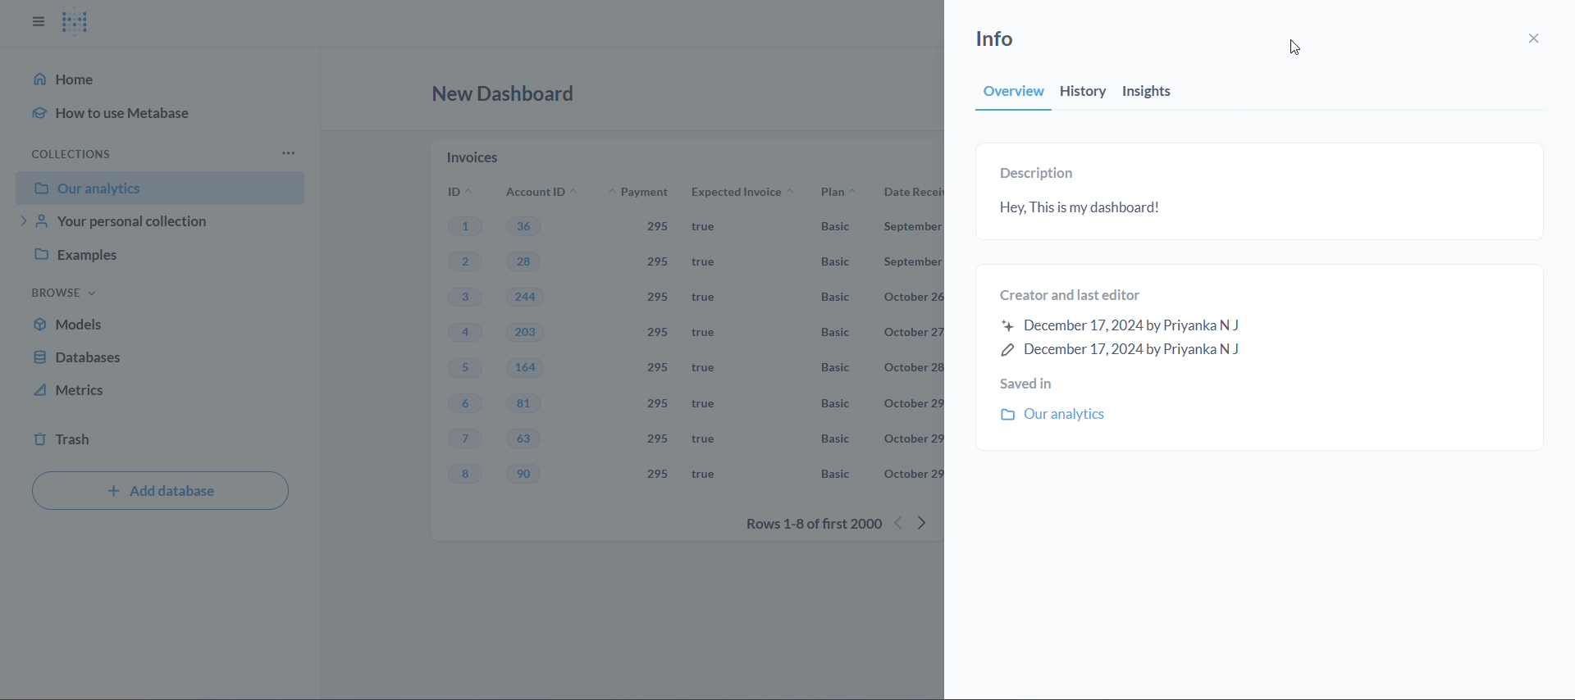 The height and width of the screenshot is (700, 1575). I want to click on 36, so click(524, 225).